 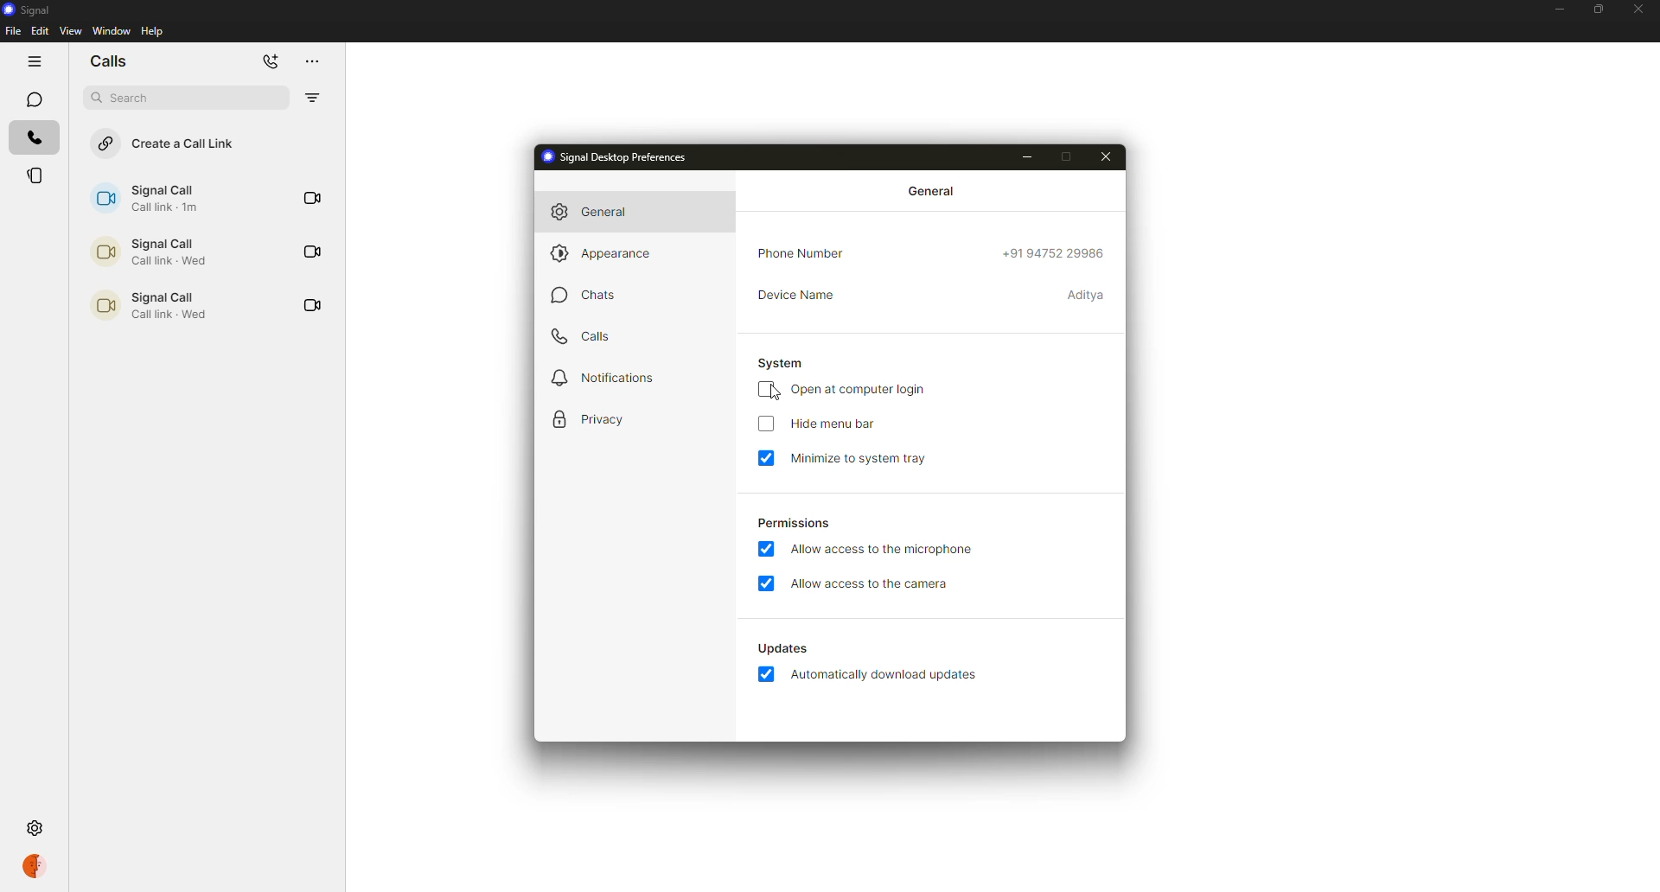 I want to click on notifications, so click(x=600, y=377).